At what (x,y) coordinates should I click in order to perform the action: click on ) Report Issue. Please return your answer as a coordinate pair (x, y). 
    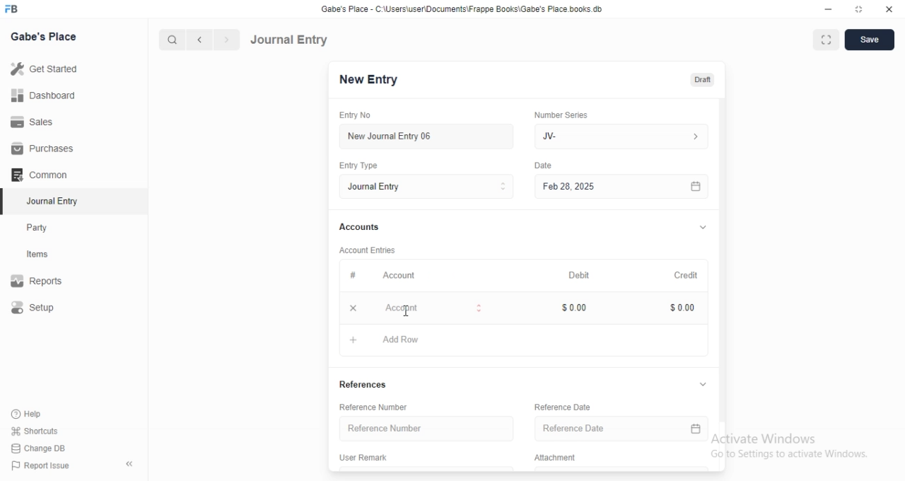
    Looking at the image, I should click on (42, 466).